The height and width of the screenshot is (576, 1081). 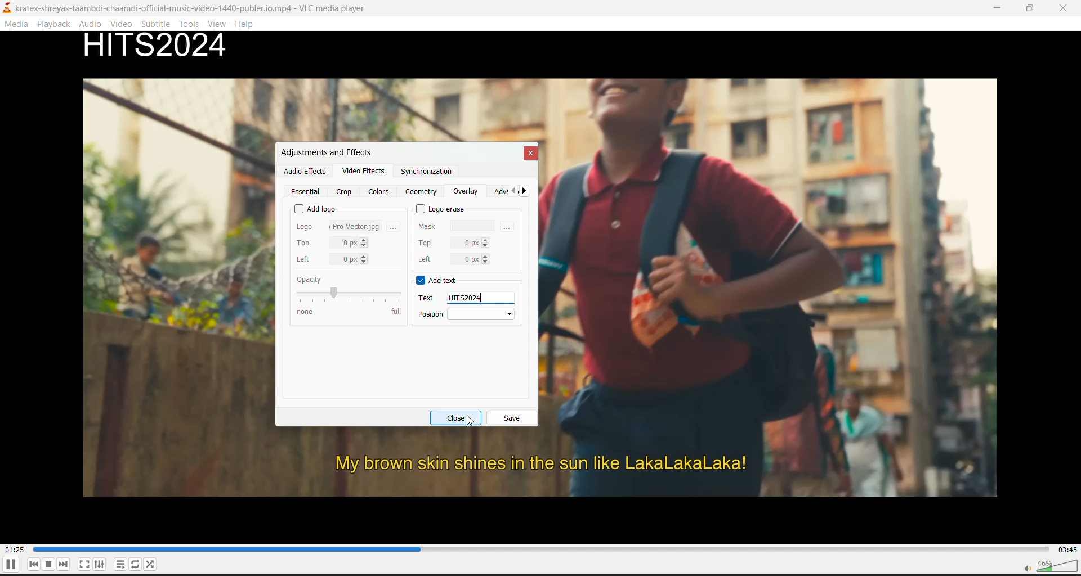 I want to click on random, so click(x=152, y=565).